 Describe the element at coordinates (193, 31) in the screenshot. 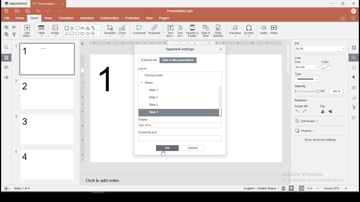

I see `header and footer` at that location.